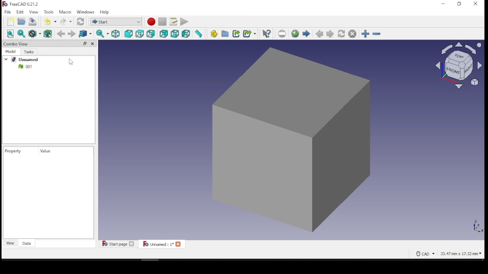 The width and height of the screenshot is (488, 274). I want to click on right, so click(151, 33).